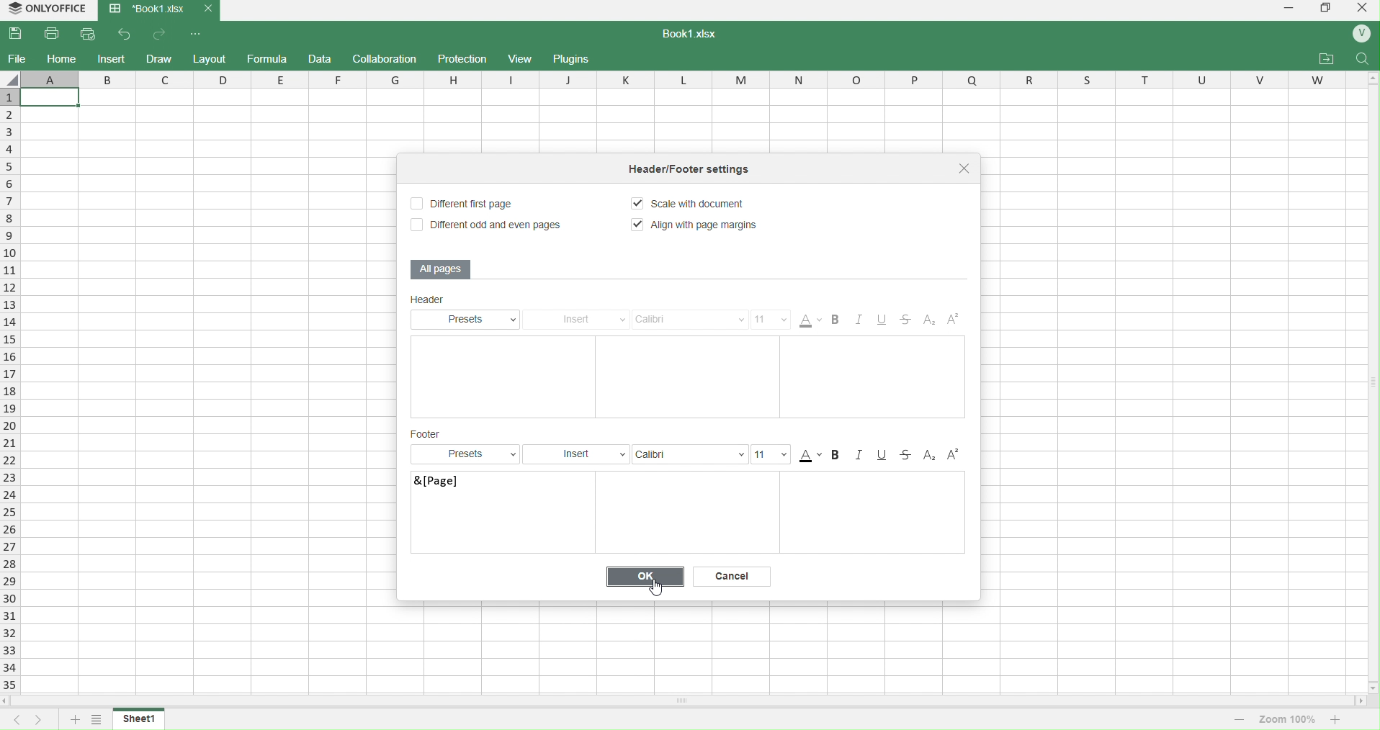 The width and height of the screenshot is (1380, 730). What do you see at coordinates (96, 721) in the screenshot?
I see `options` at bounding box center [96, 721].